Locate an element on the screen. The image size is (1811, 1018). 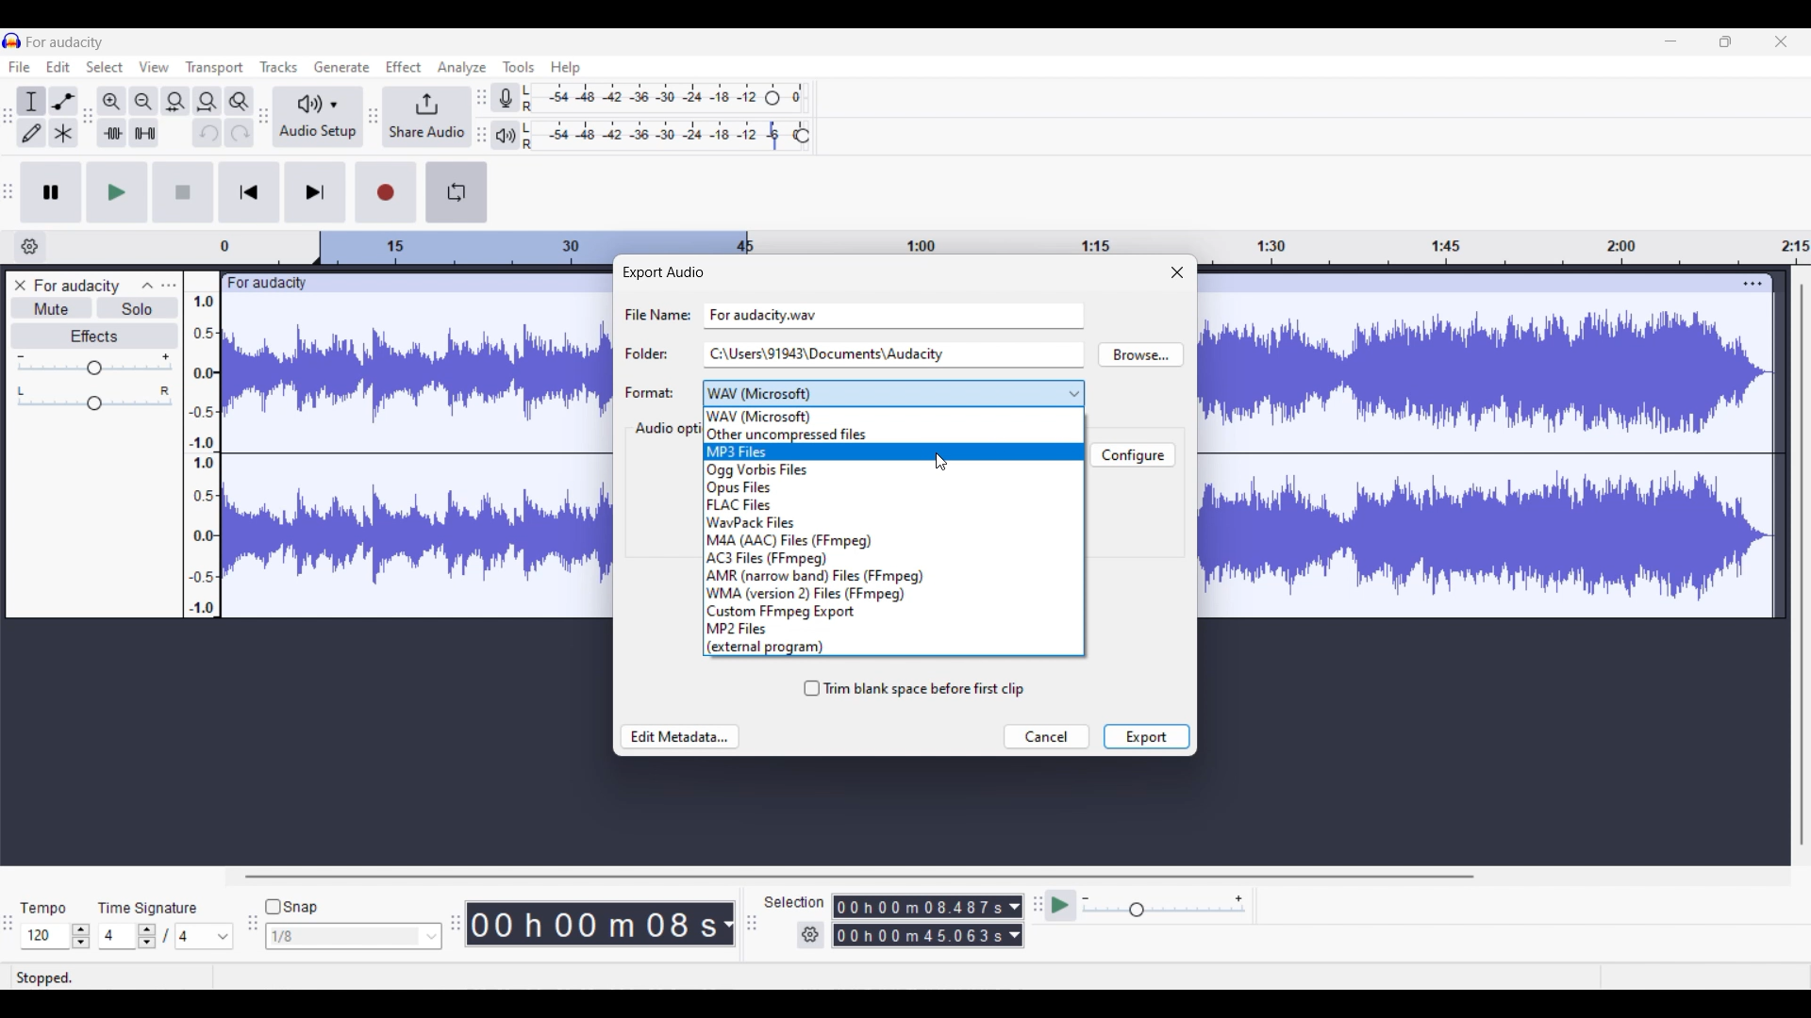
Toggle for trimming blank space  is located at coordinates (914, 689).